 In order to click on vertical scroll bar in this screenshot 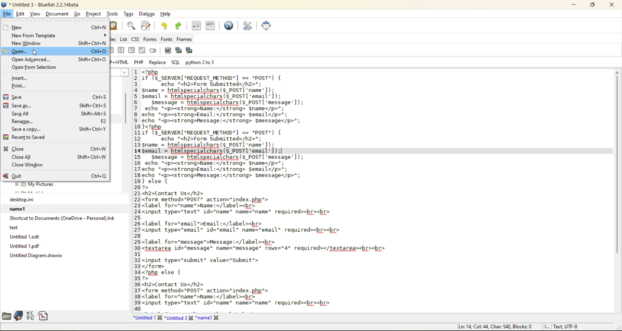, I will do `click(126, 105)`.